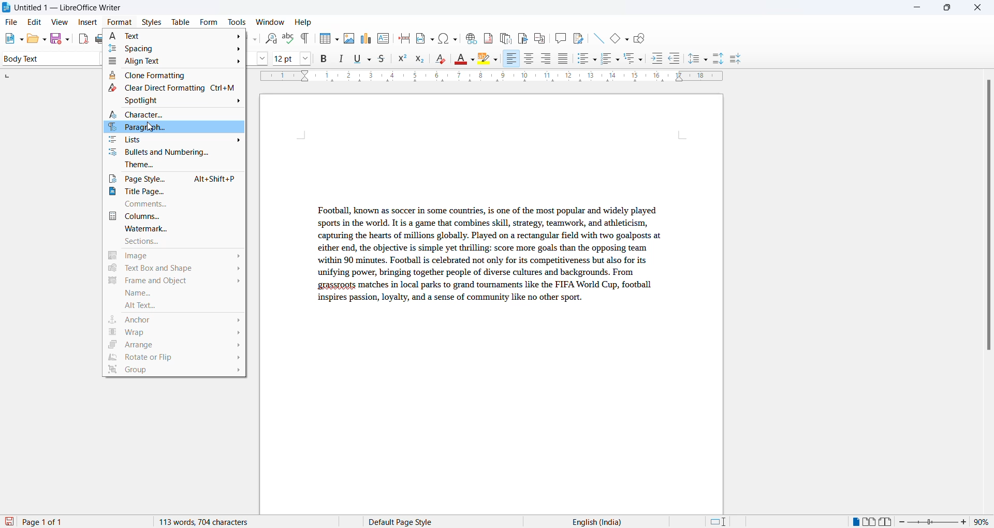 This screenshot has height=528, width=994. Describe the element at coordinates (175, 373) in the screenshot. I see `group` at that location.